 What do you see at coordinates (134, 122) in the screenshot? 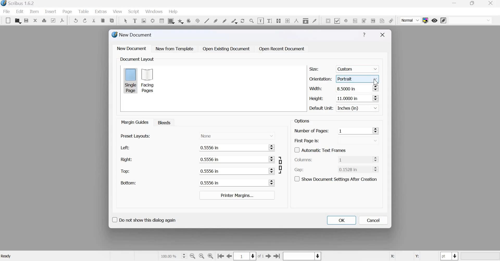
I see `Margin guides` at bounding box center [134, 122].